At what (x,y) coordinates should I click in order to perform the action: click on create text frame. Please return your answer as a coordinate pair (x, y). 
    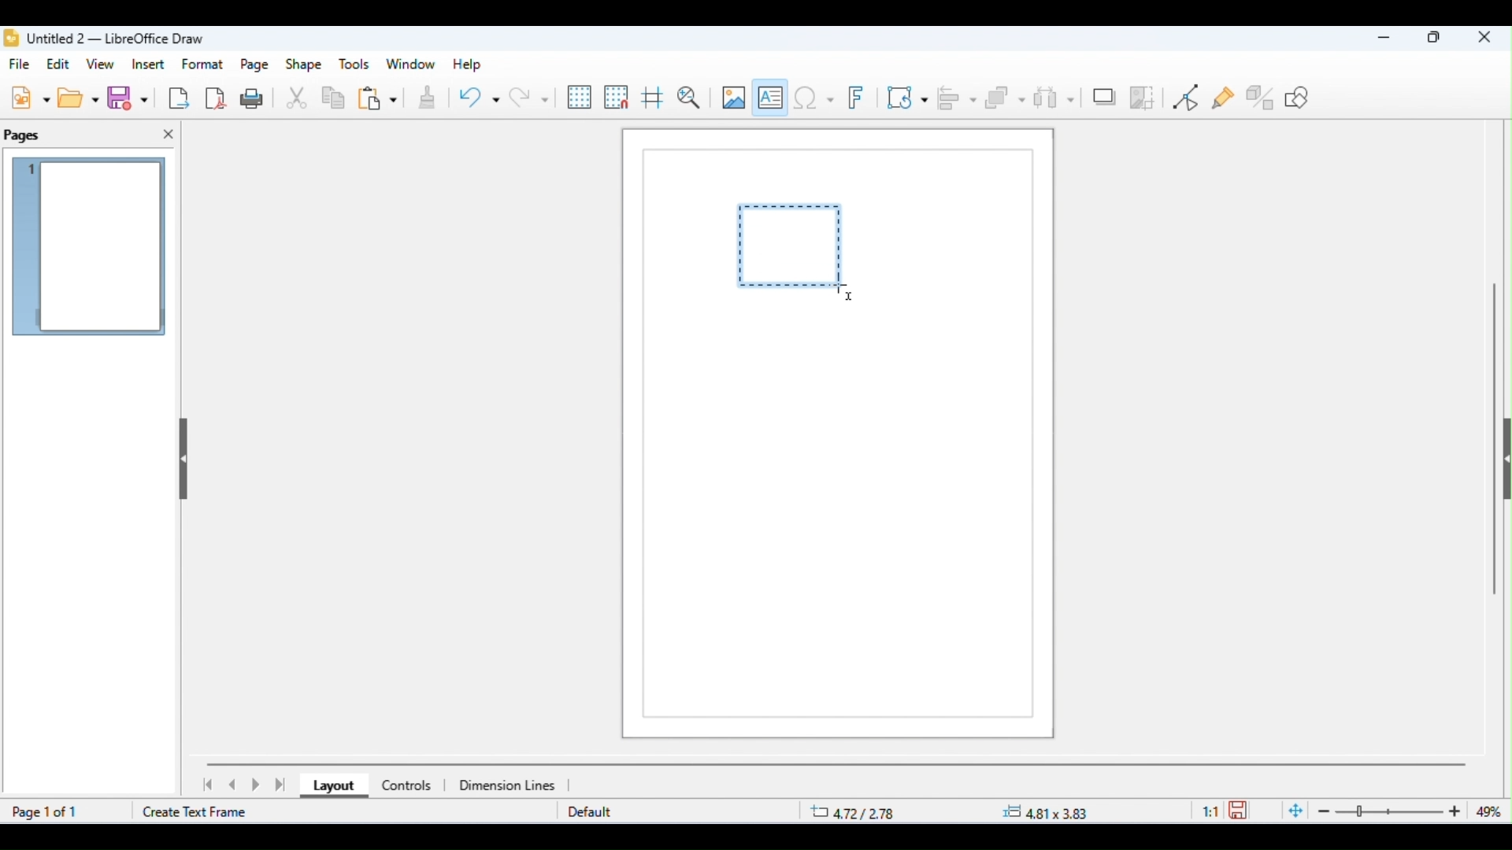
    Looking at the image, I should click on (194, 812).